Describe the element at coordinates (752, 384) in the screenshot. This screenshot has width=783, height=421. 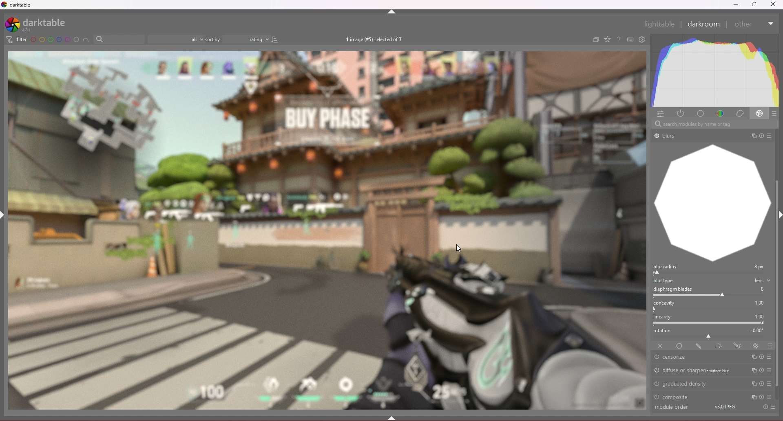
I see `multi instances actions` at that location.